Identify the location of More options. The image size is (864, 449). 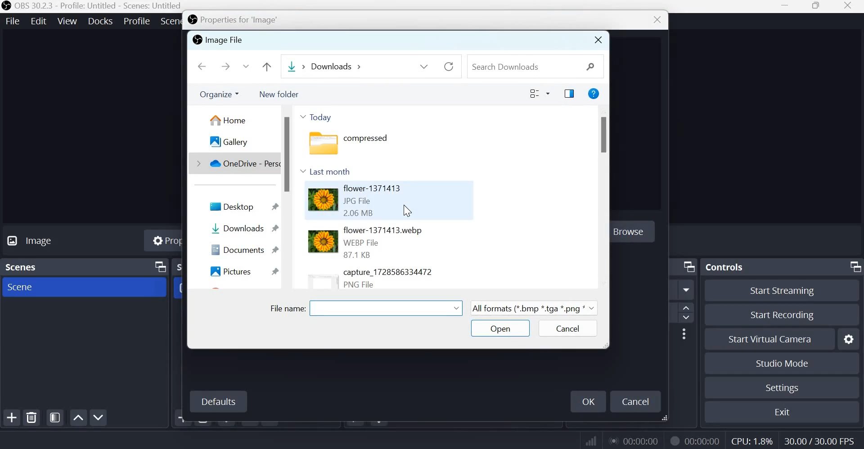
(687, 290).